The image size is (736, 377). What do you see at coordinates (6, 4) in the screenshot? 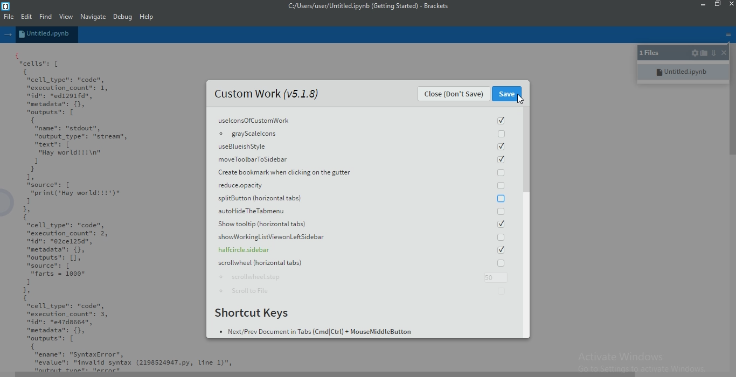
I see `logo` at bounding box center [6, 4].